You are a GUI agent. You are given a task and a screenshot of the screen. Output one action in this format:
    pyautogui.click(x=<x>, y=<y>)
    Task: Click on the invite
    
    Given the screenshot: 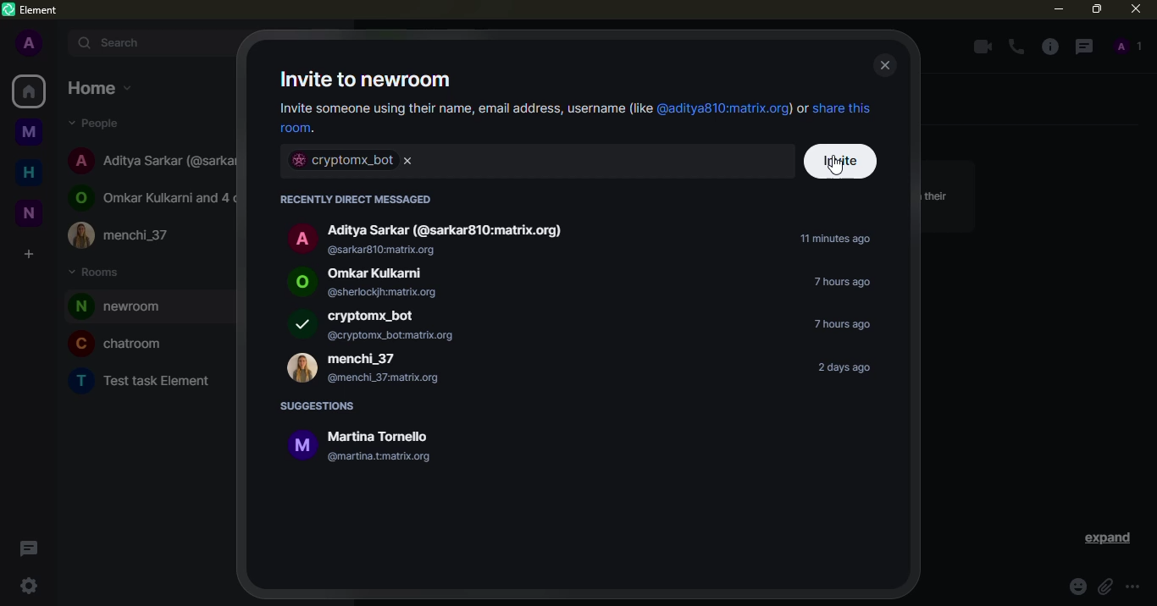 What is the action you would take?
    pyautogui.click(x=840, y=160)
    